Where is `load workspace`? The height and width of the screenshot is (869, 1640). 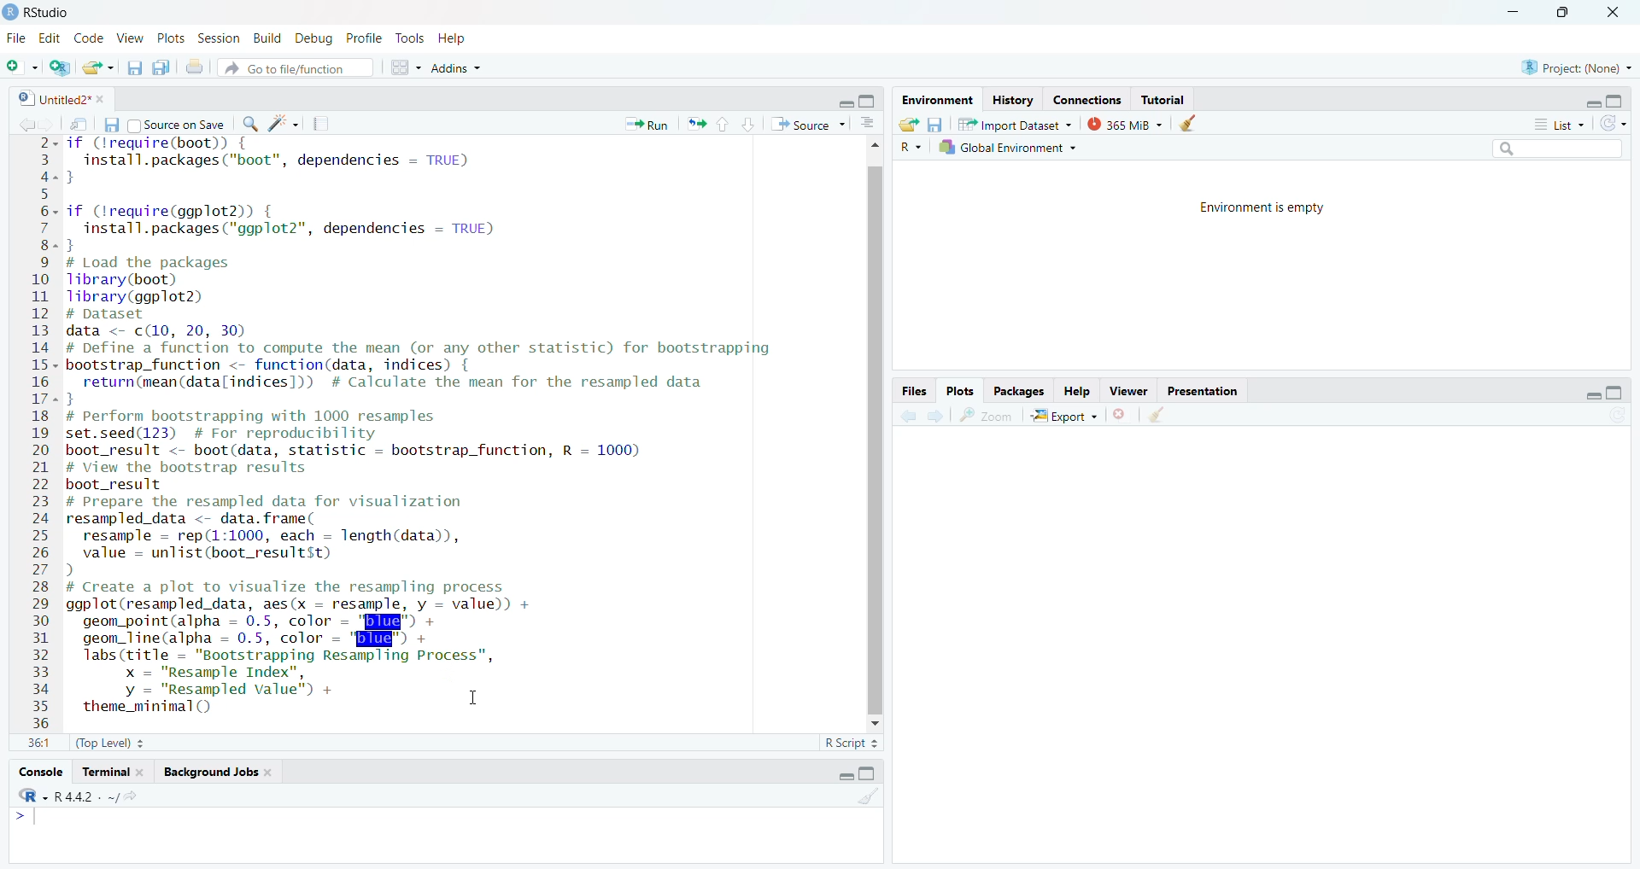
load workspace is located at coordinates (910, 125).